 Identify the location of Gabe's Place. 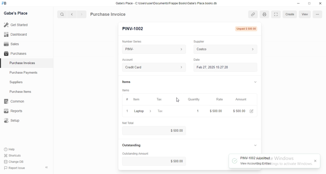
(16, 13).